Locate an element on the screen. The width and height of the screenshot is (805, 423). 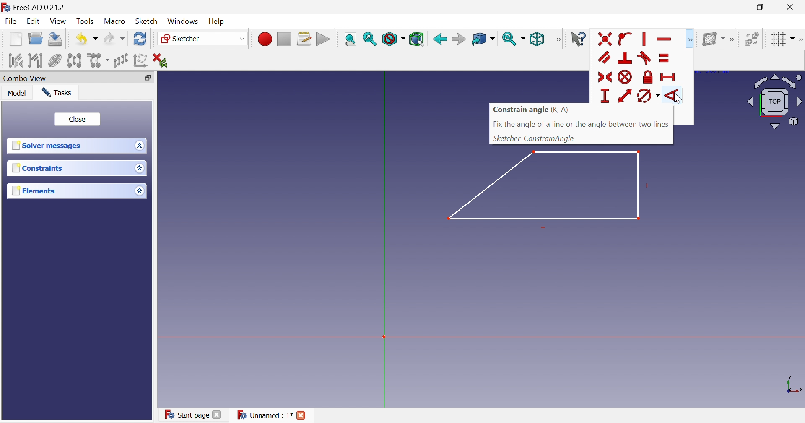
Constraint Tagent is located at coordinates (646, 59).